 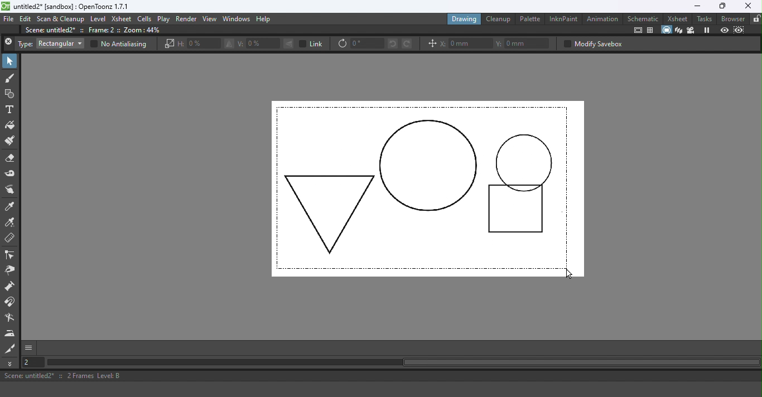 What do you see at coordinates (428, 188) in the screenshot?
I see `Canvas` at bounding box center [428, 188].